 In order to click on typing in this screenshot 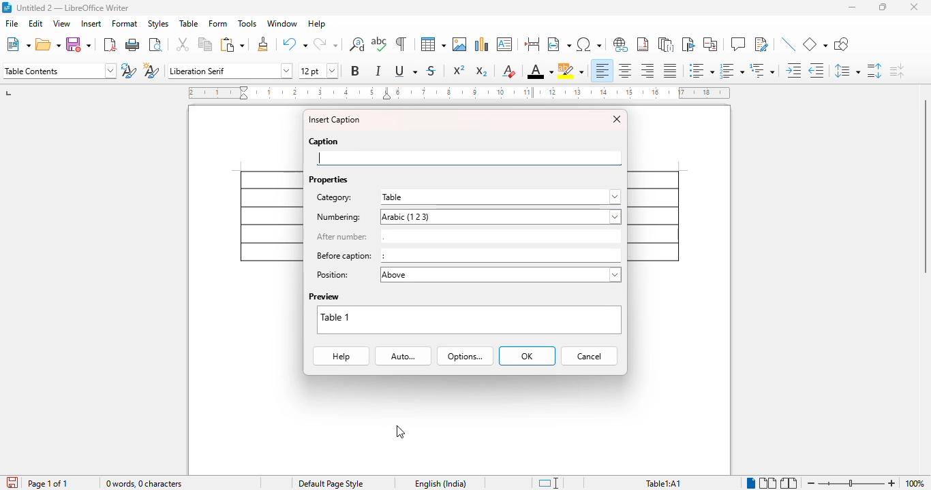, I will do `click(319, 158)`.